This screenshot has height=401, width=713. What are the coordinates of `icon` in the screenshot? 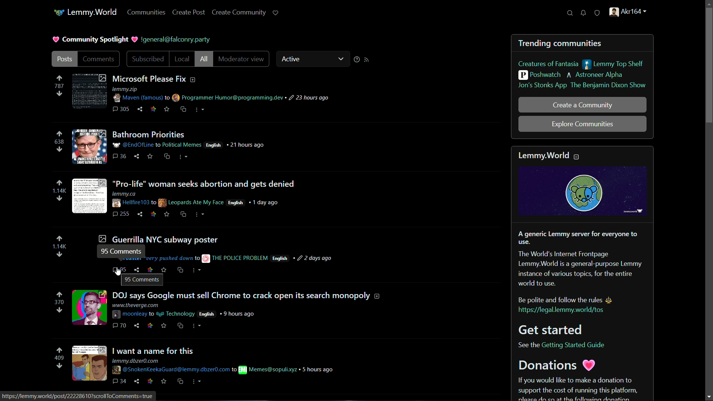 It's located at (137, 269).